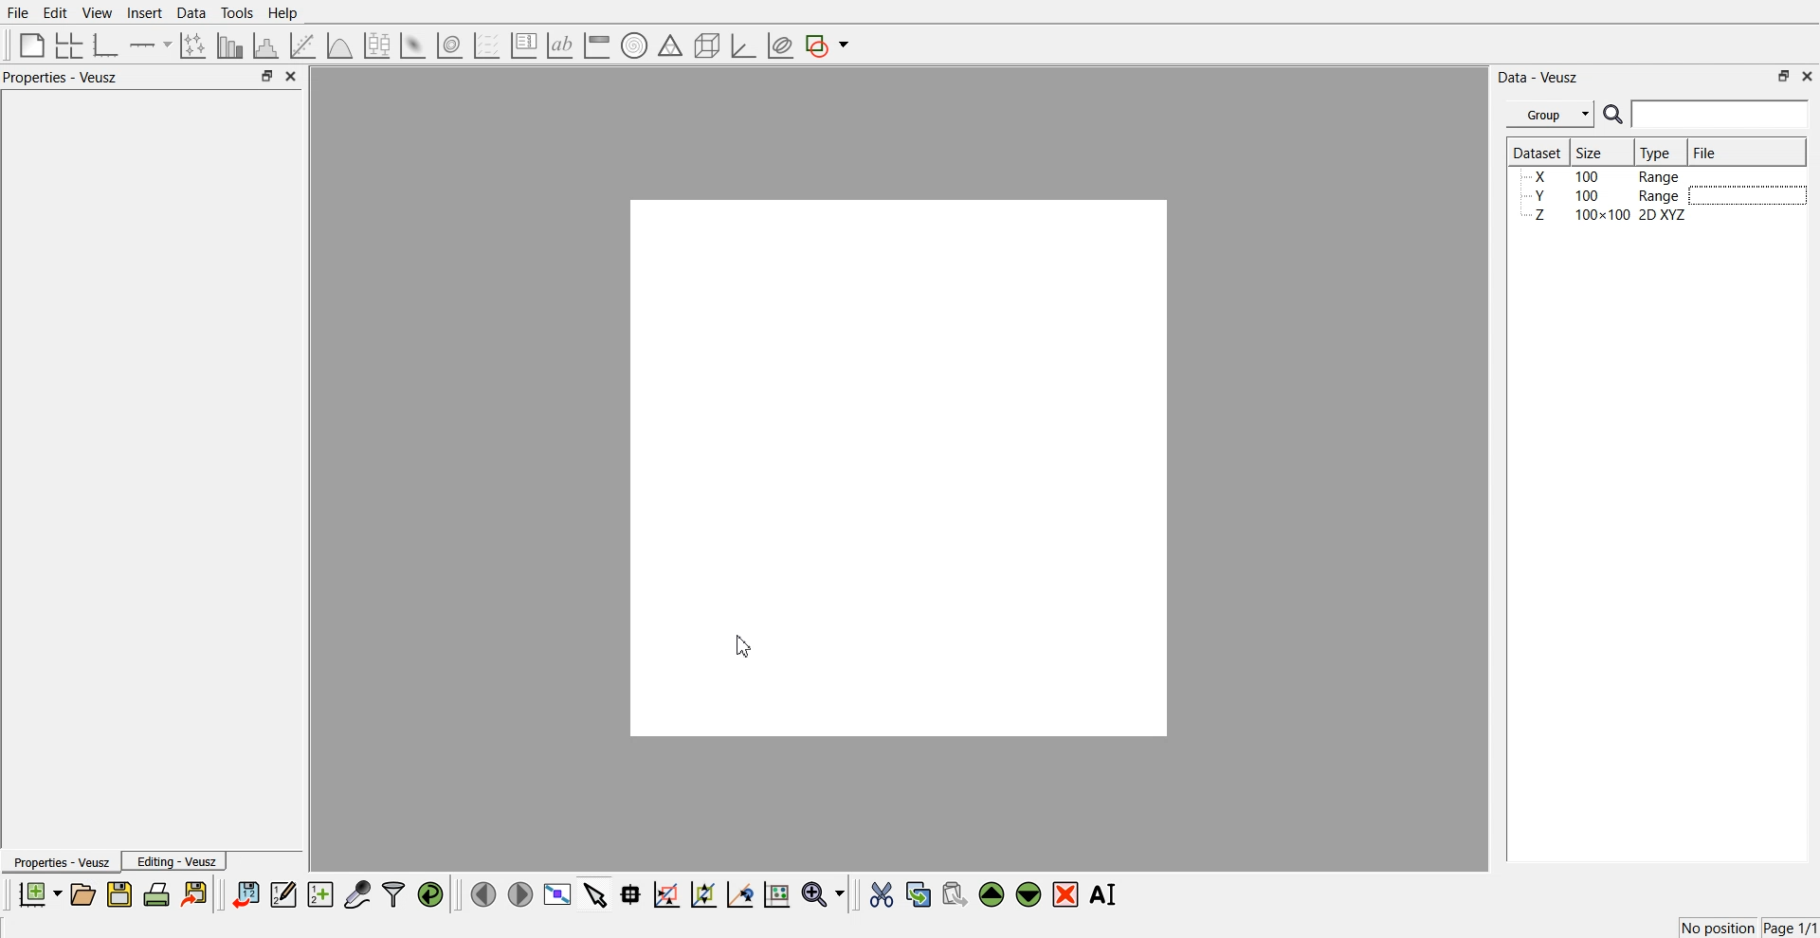 This screenshot has width=1820, height=938. What do you see at coordinates (743, 45) in the screenshot?
I see `3D Graph` at bounding box center [743, 45].